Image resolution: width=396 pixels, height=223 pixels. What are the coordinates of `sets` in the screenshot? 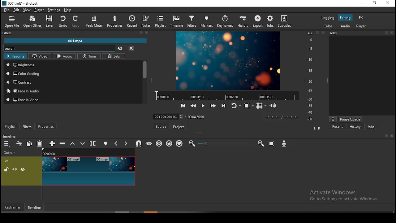 It's located at (114, 56).